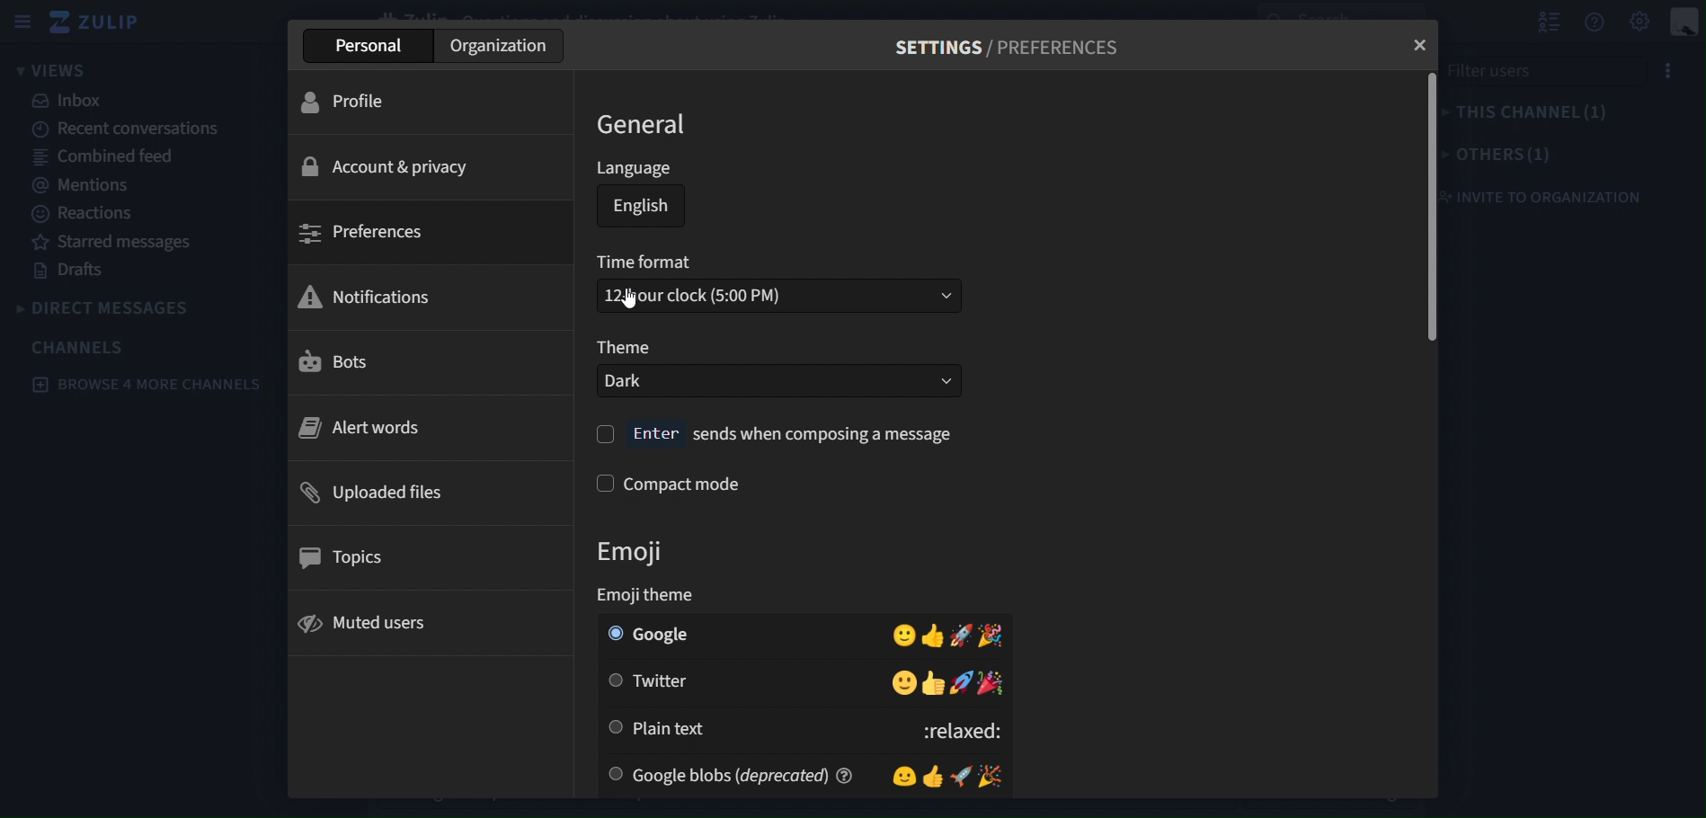 The width and height of the screenshot is (1706, 818). What do you see at coordinates (666, 596) in the screenshot?
I see `Emoji theme` at bounding box center [666, 596].